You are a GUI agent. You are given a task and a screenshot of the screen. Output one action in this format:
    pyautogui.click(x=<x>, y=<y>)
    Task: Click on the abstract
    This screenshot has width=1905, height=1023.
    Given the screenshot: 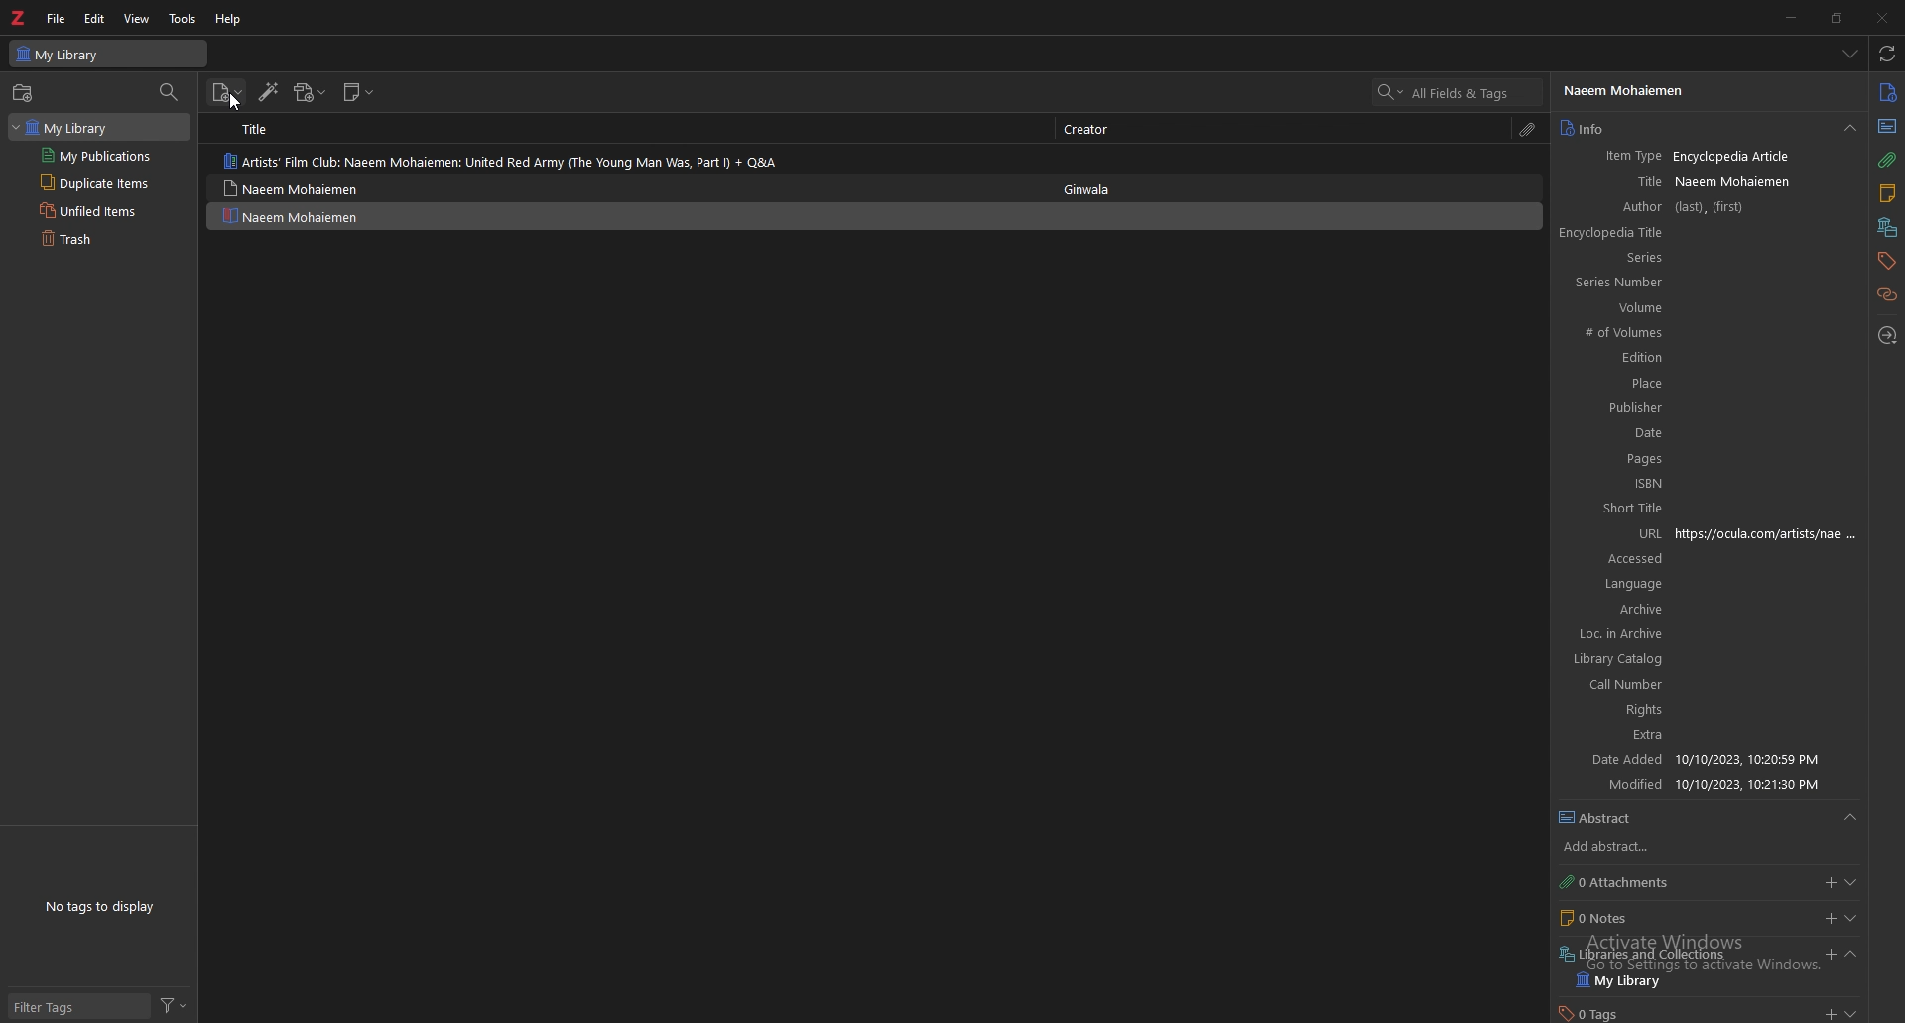 What is the action you would take?
    pyautogui.click(x=1887, y=126)
    